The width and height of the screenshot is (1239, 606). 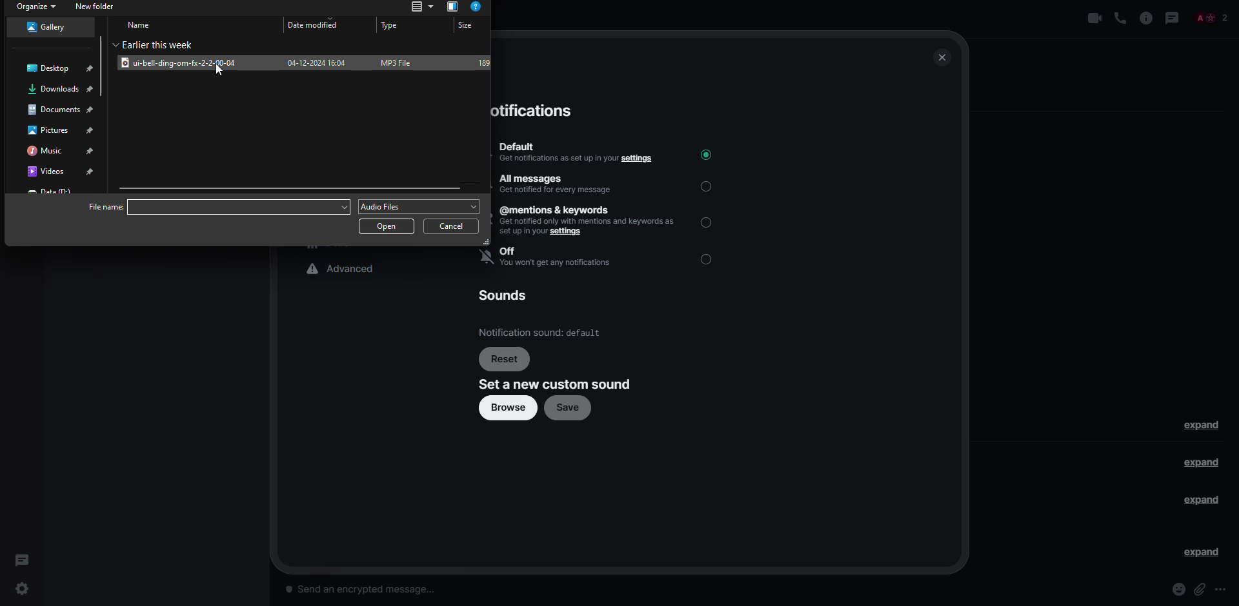 I want to click on voice, so click(x=1120, y=19).